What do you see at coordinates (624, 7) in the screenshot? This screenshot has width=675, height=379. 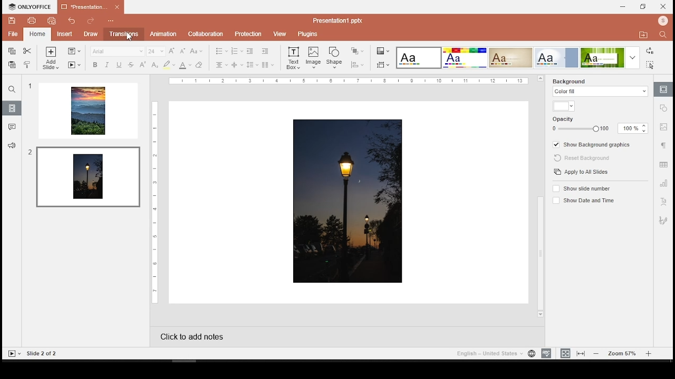 I see `minimize` at bounding box center [624, 7].